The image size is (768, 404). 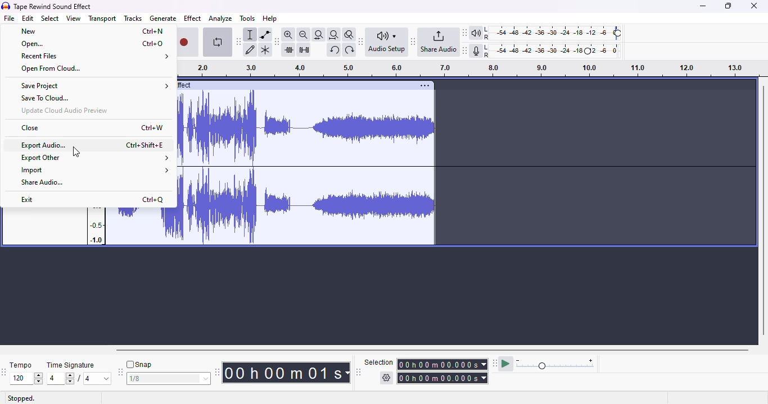 What do you see at coordinates (80, 374) in the screenshot?
I see `time signature` at bounding box center [80, 374].